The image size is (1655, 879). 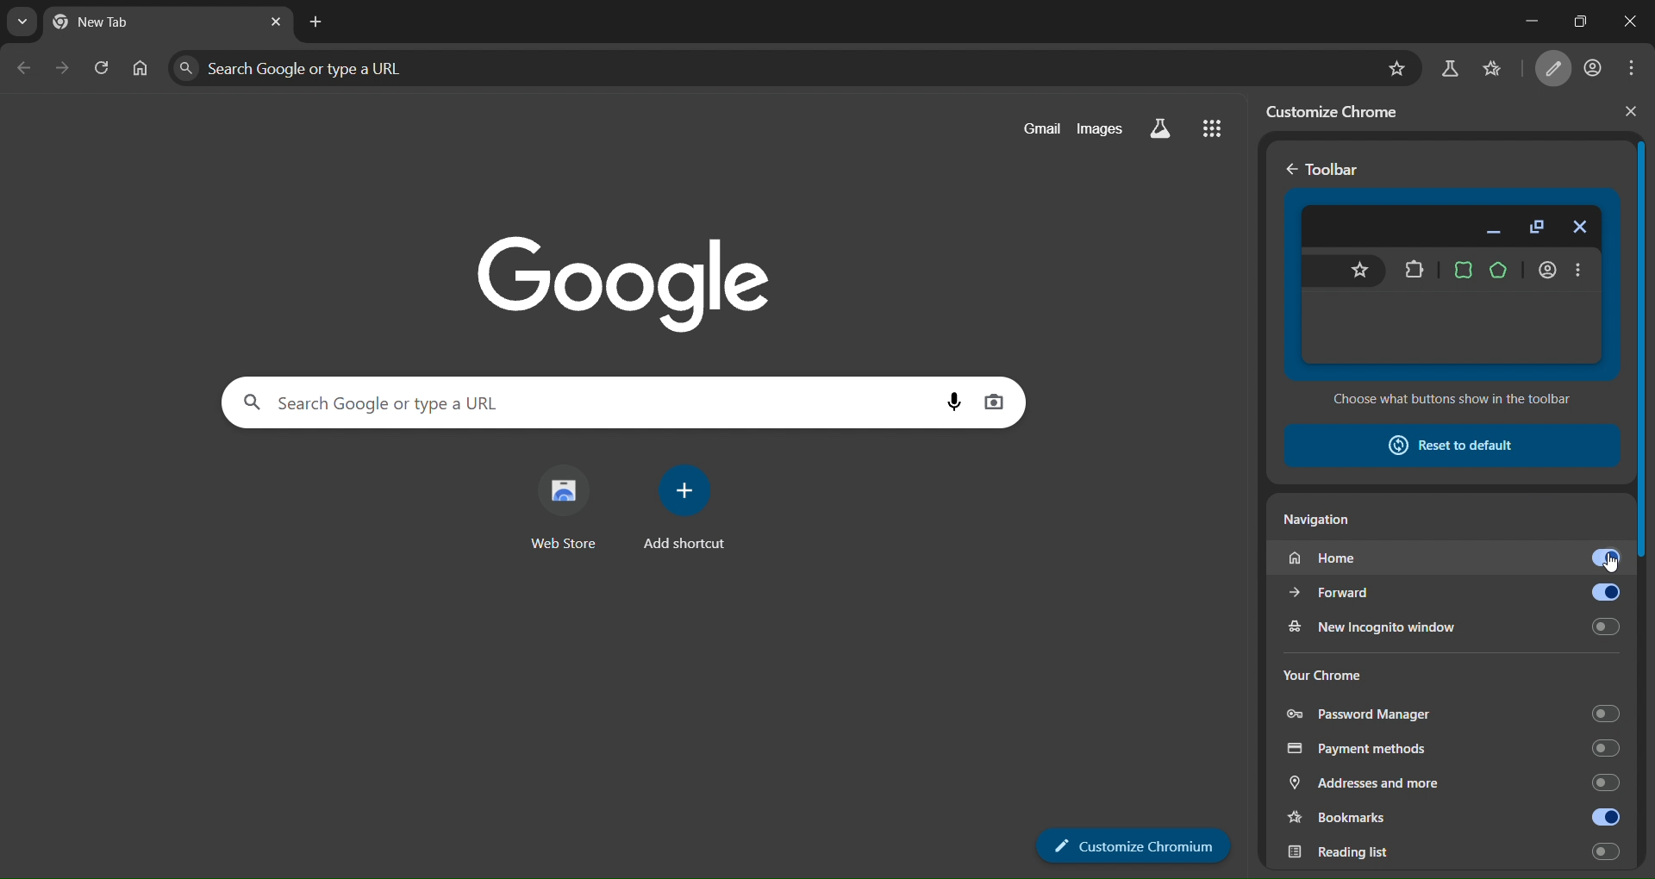 I want to click on toggle, so click(x=1602, y=818).